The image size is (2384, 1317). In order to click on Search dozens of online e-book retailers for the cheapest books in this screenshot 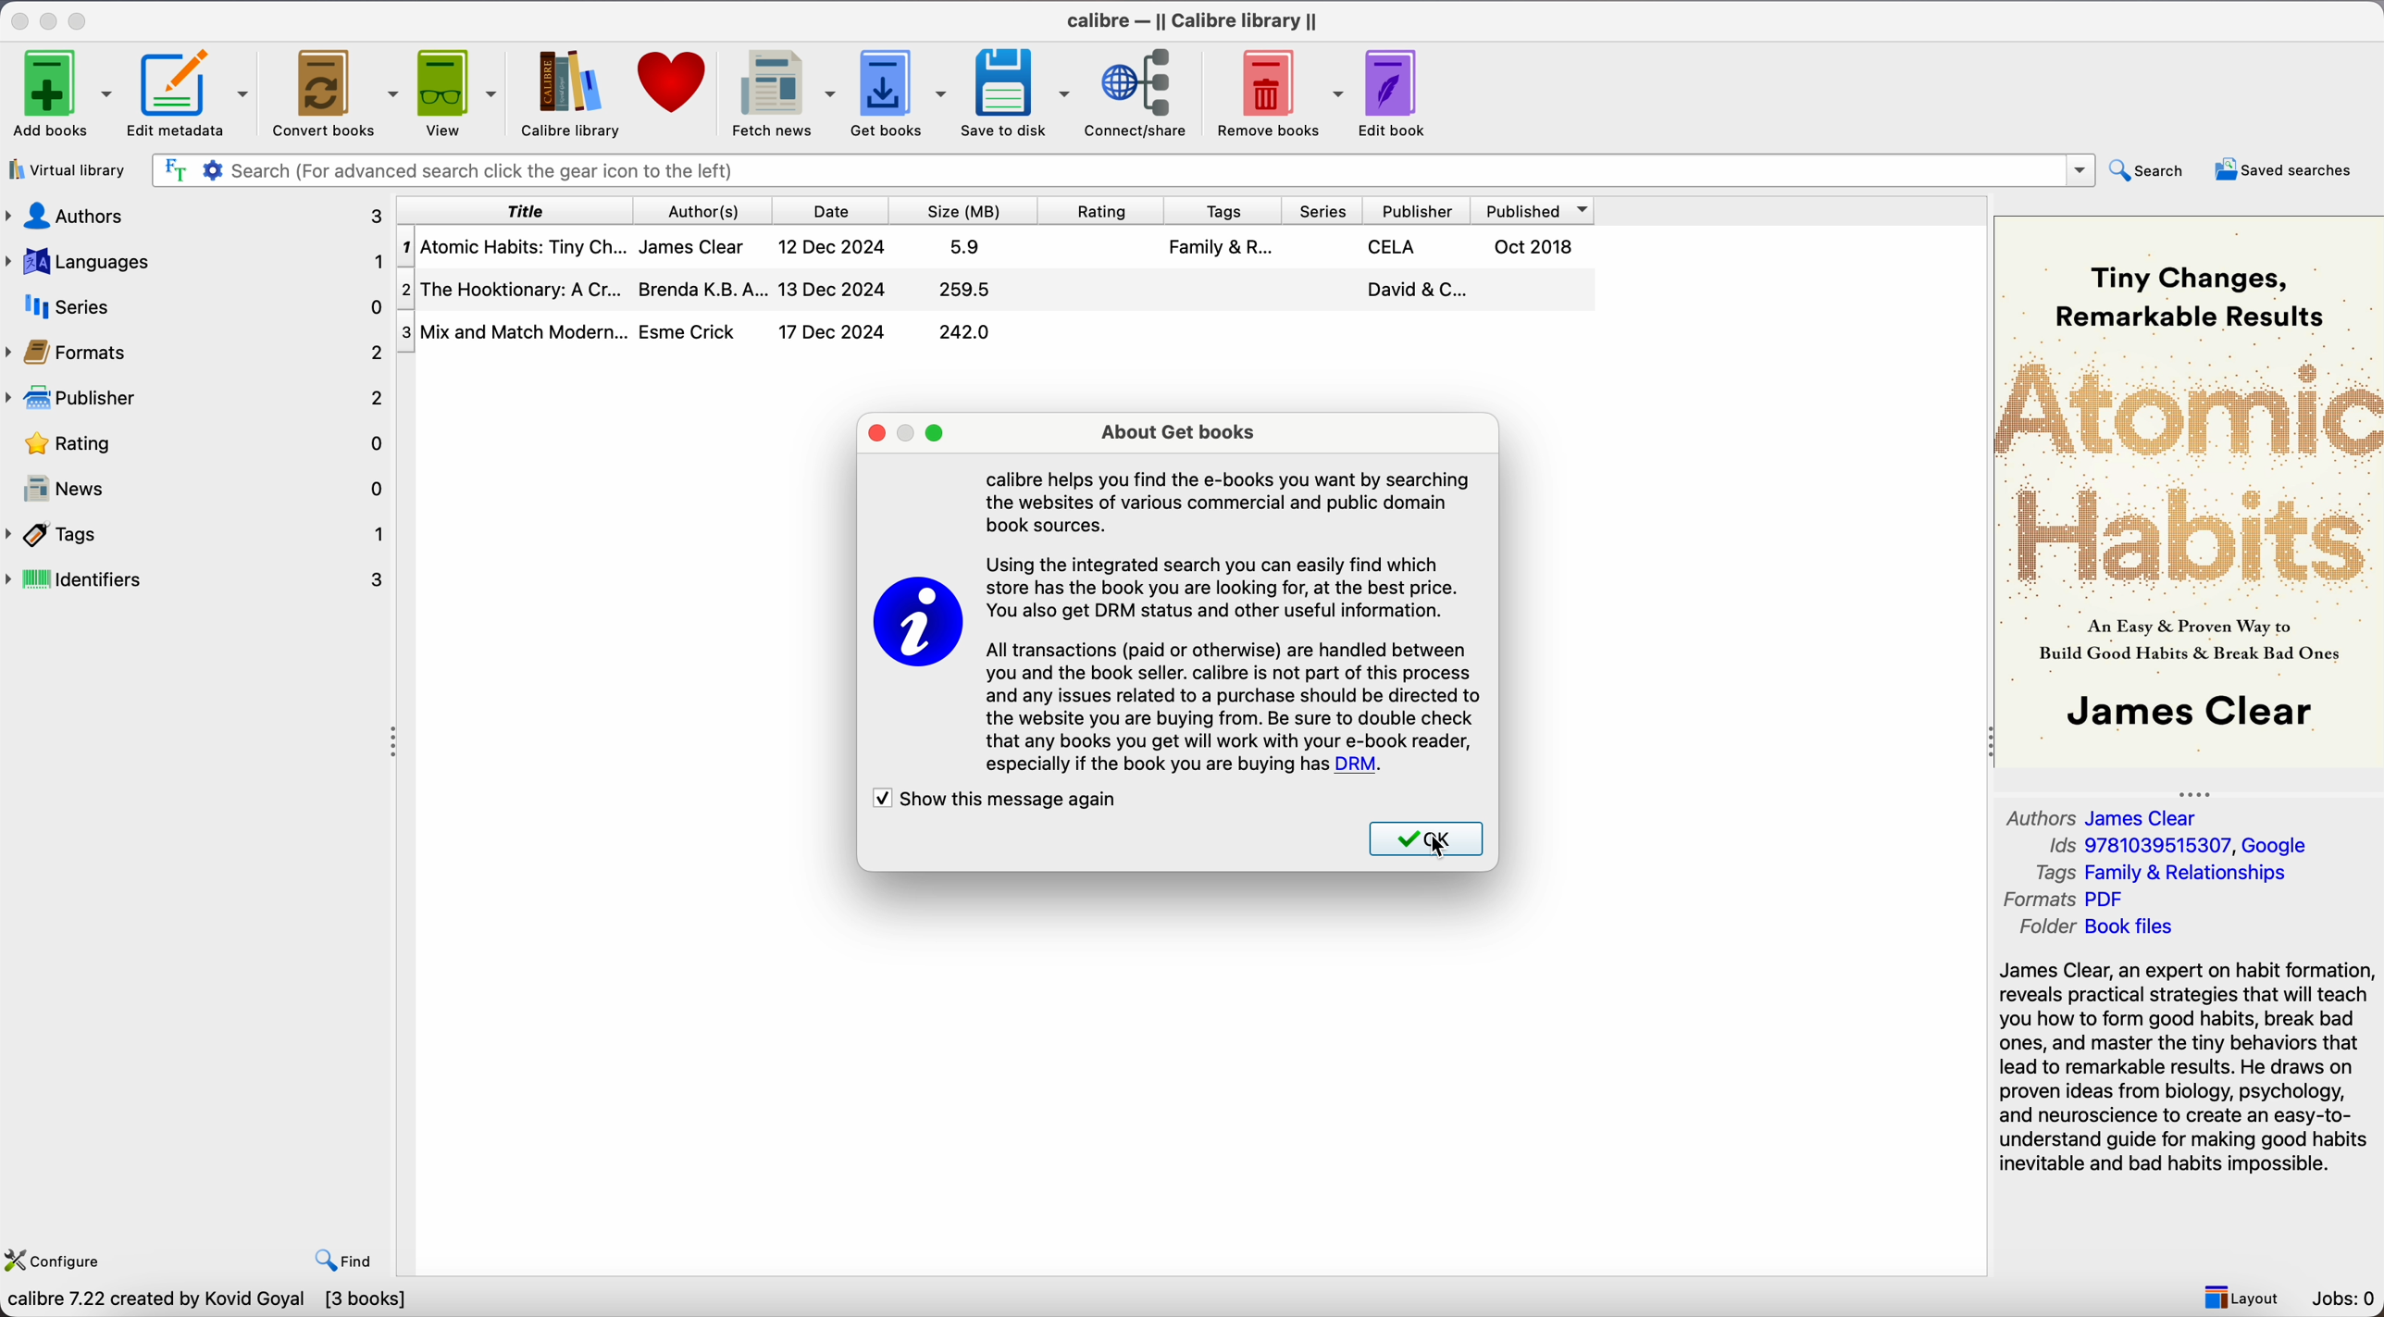, I will do `click(279, 1302)`.